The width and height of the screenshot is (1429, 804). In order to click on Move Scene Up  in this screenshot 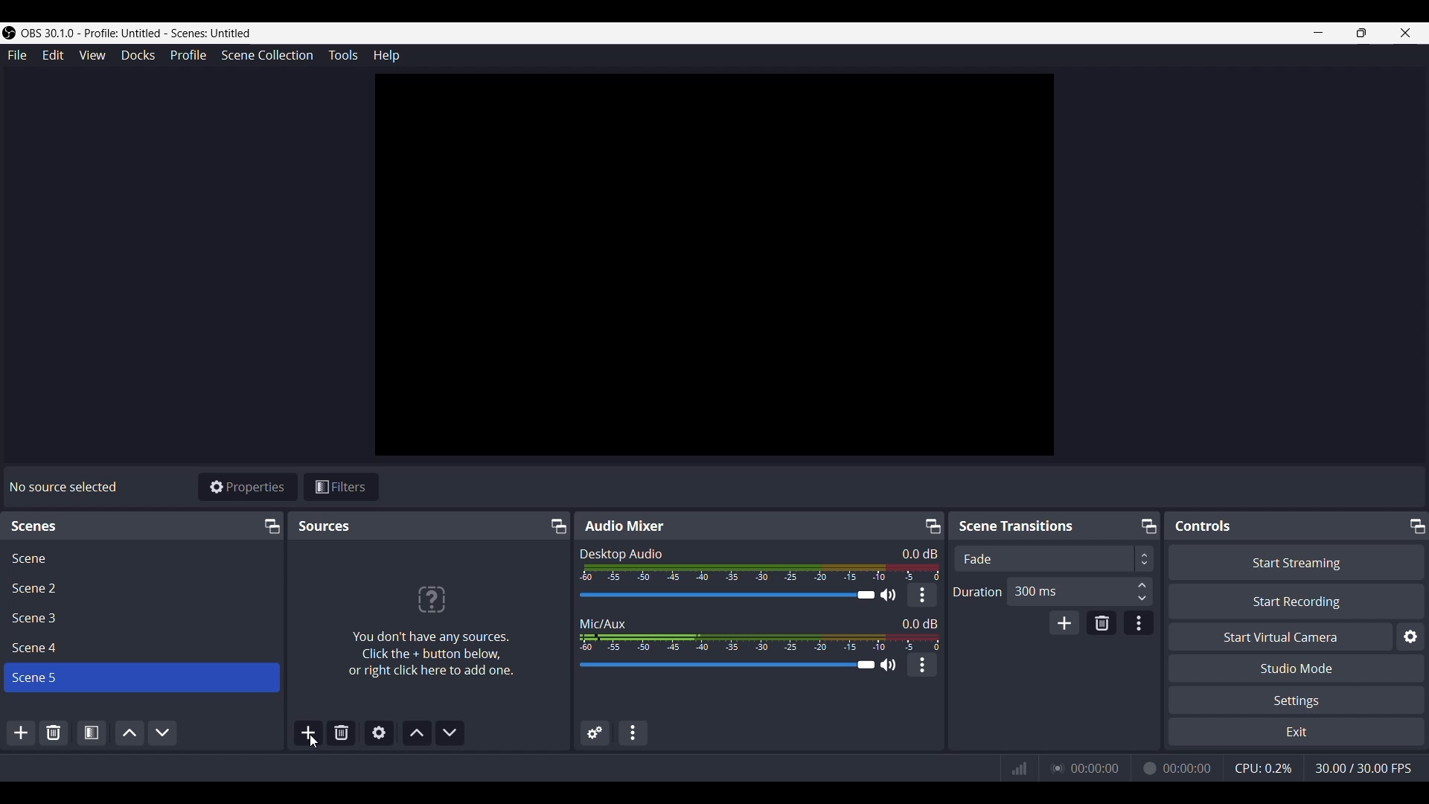, I will do `click(127, 733)`.